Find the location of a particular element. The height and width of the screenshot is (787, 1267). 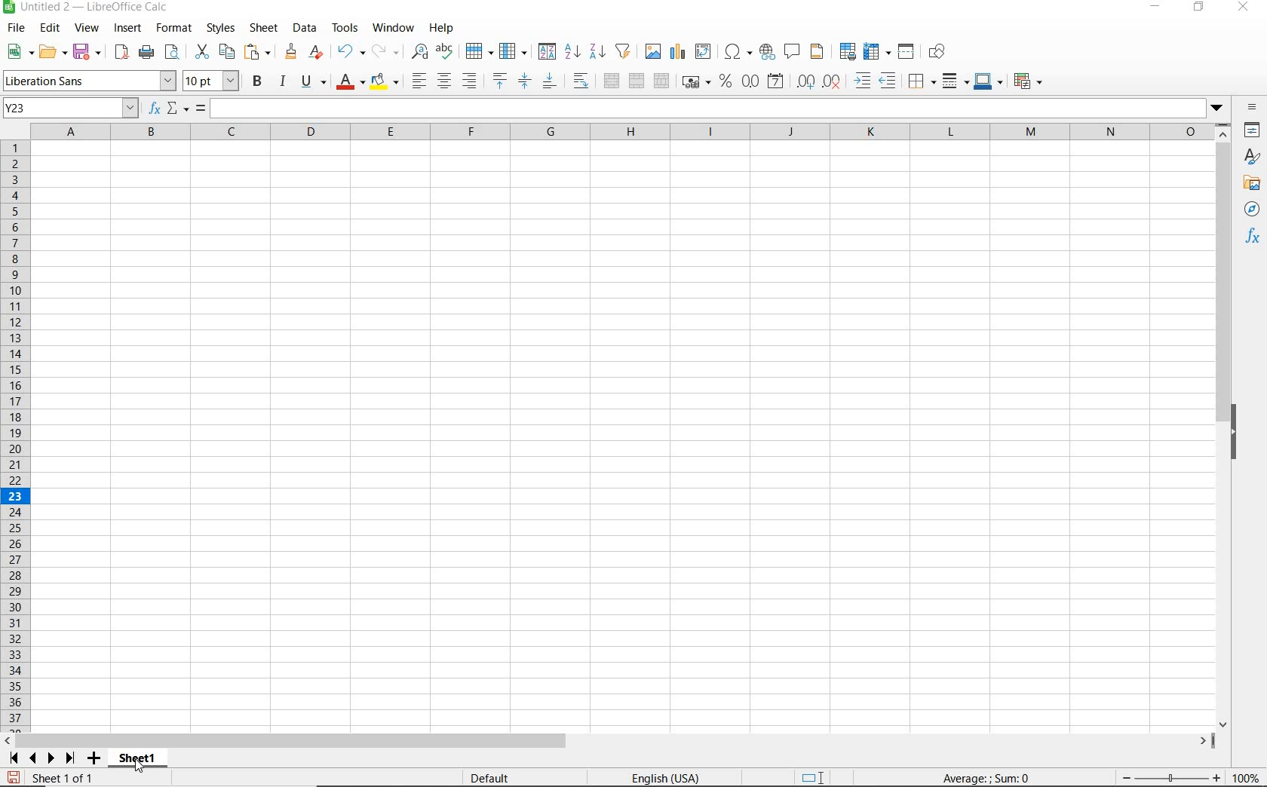

HIDE is located at coordinates (1240, 430).